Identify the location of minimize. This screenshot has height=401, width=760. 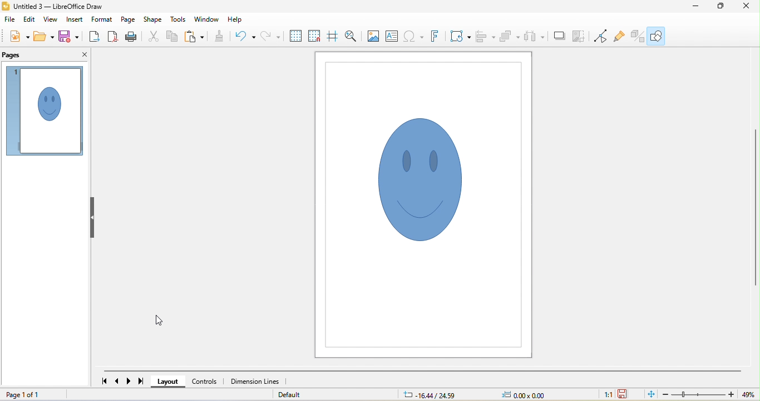
(696, 6).